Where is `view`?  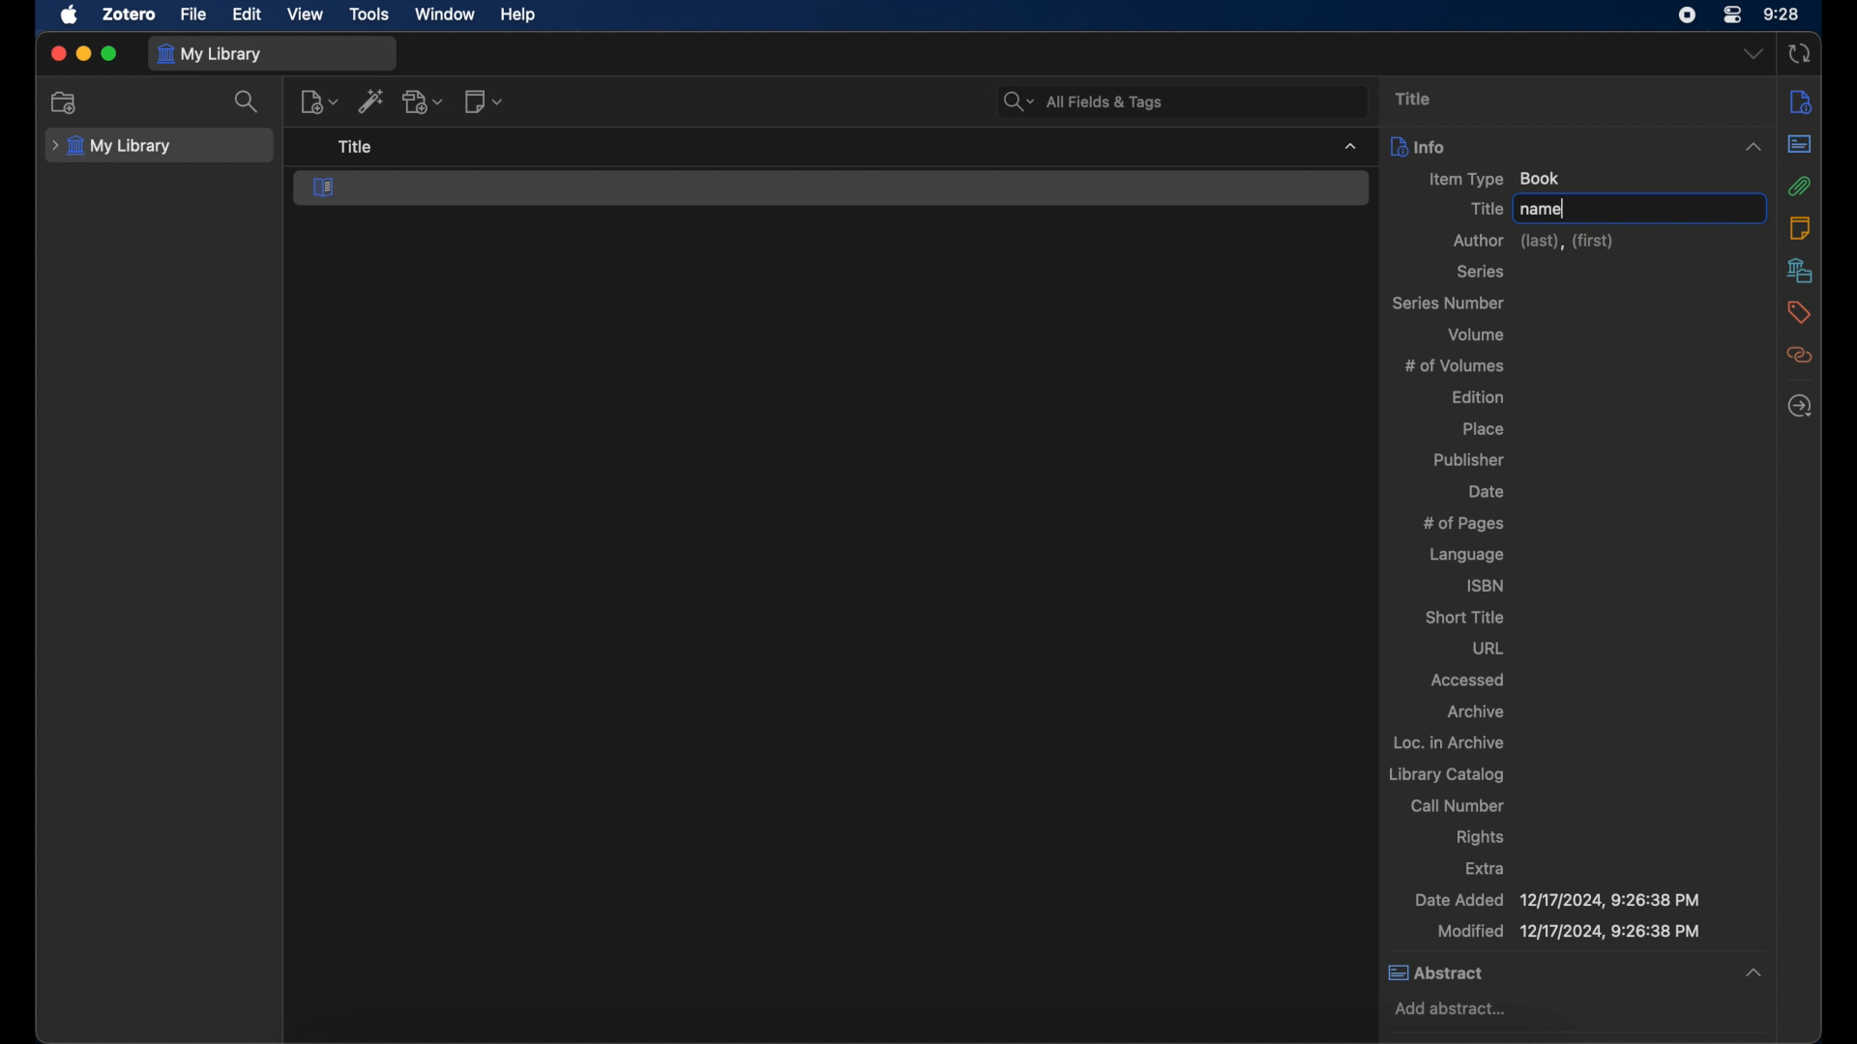
view is located at coordinates (306, 14).